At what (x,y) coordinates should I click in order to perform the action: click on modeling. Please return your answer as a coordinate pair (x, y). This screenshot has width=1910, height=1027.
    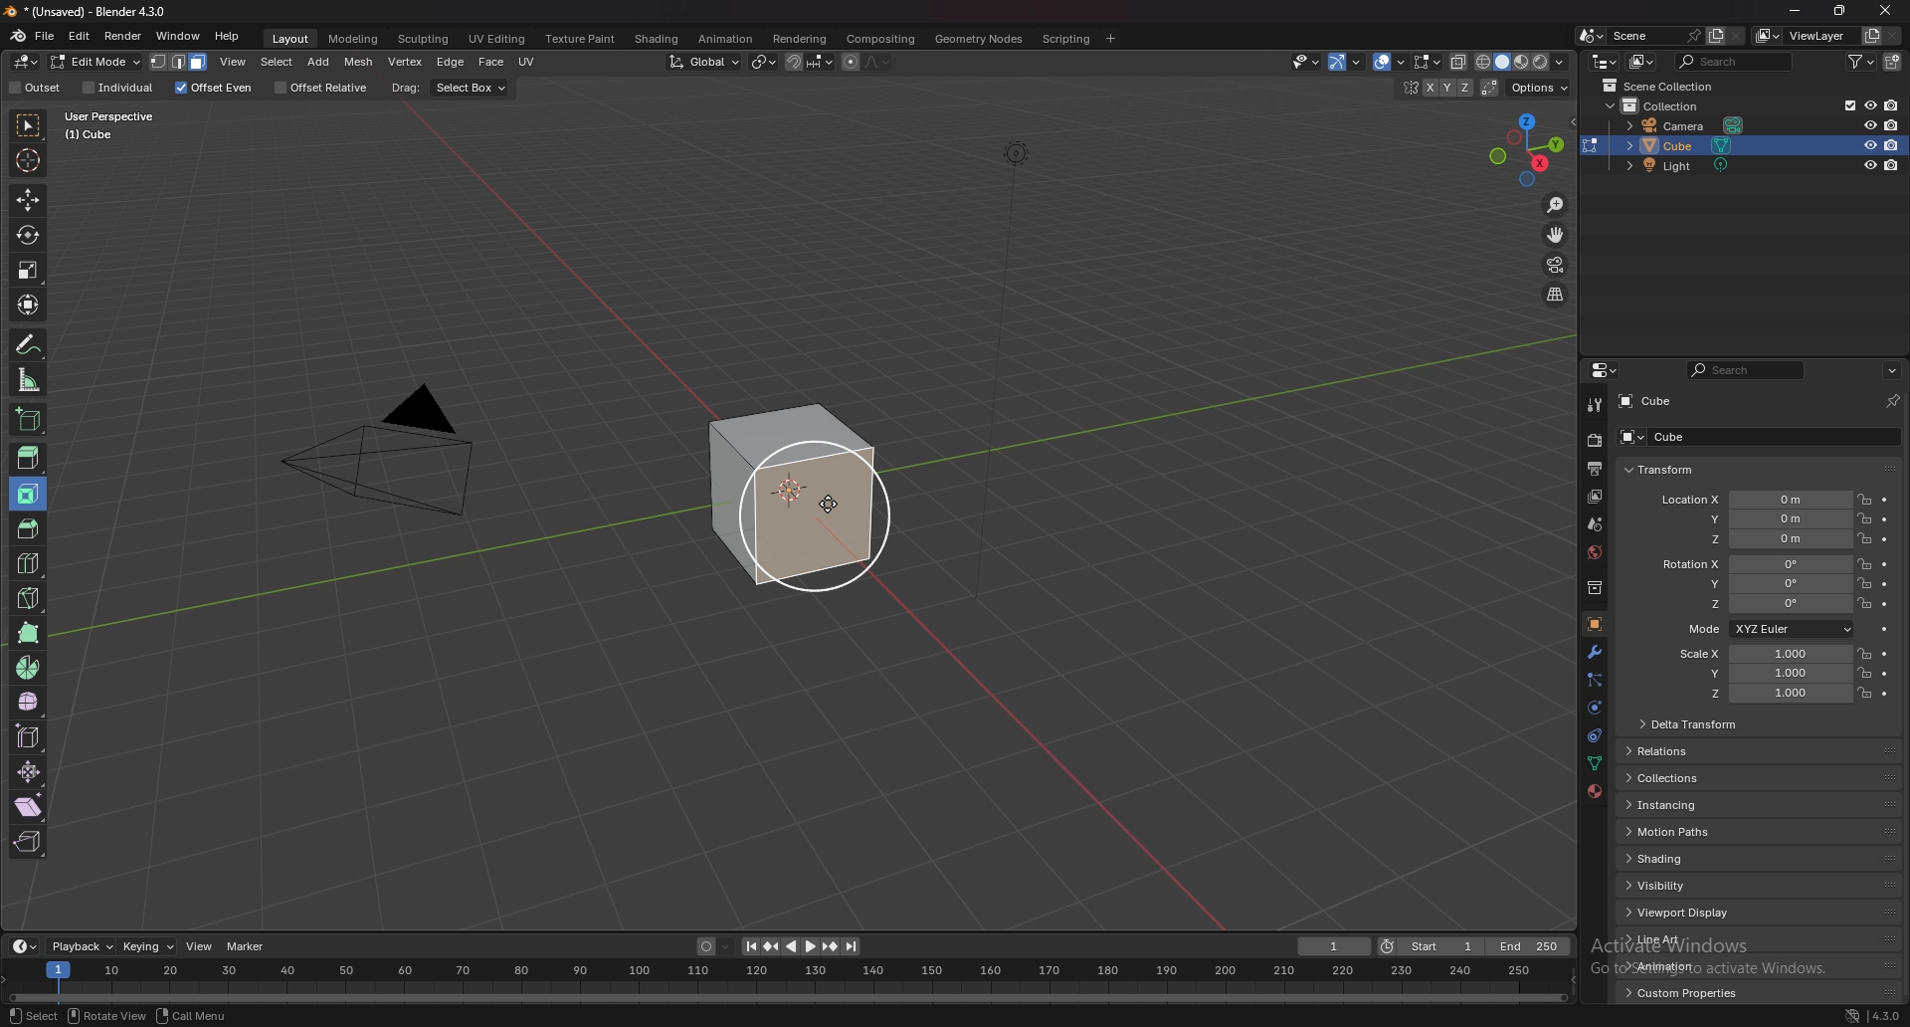
    Looking at the image, I should click on (355, 39).